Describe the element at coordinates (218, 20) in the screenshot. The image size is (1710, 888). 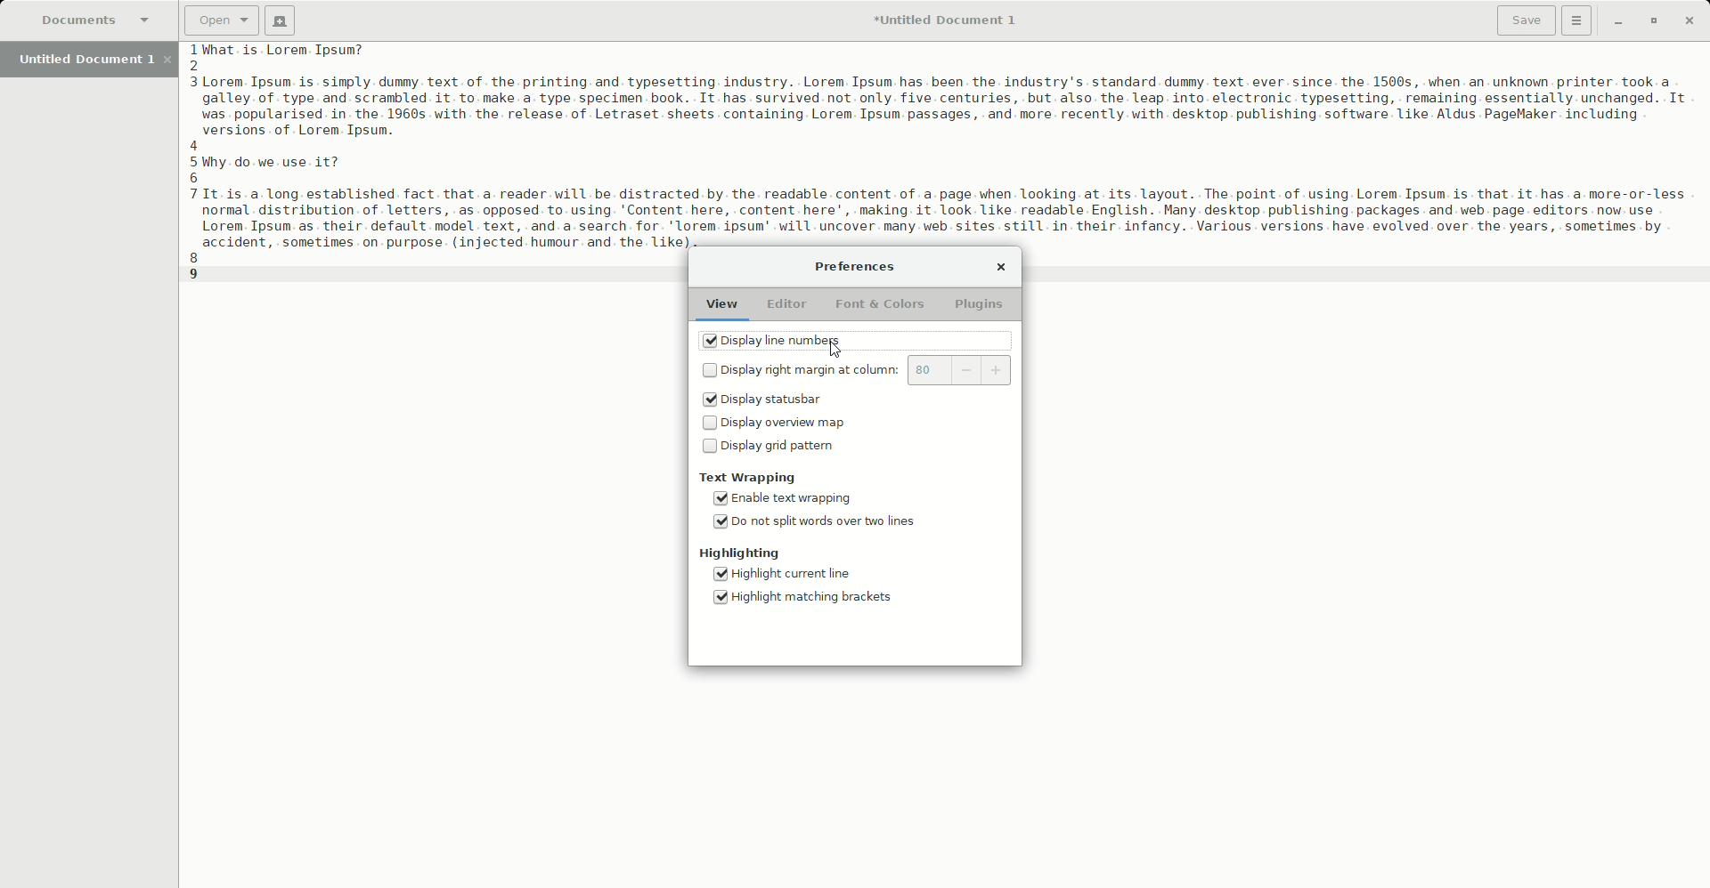
I see `Open` at that location.